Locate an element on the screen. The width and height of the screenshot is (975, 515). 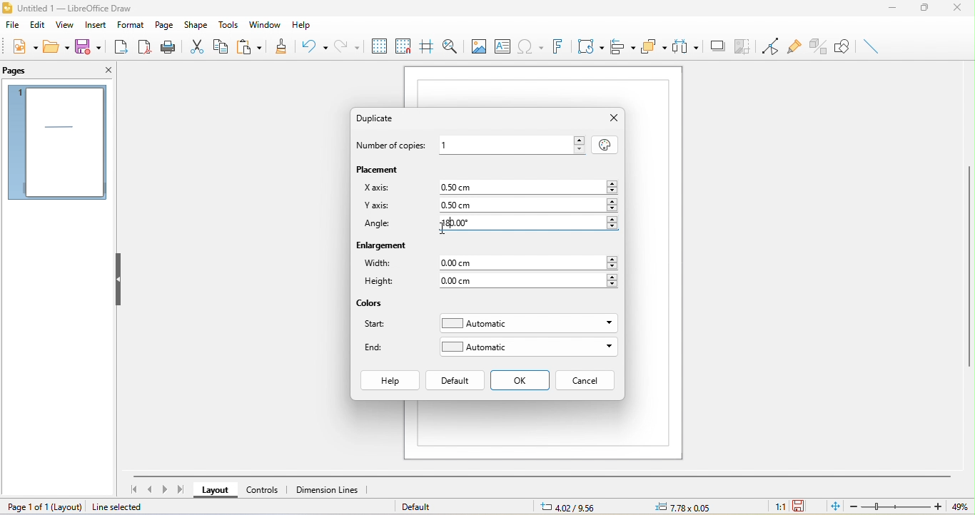
number of copies is located at coordinates (394, 146).